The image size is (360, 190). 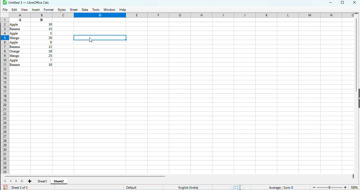 What do you see at coordinates (59, 181) in the screenshot?
I see `sheet2` at bounding box center [59, 181].